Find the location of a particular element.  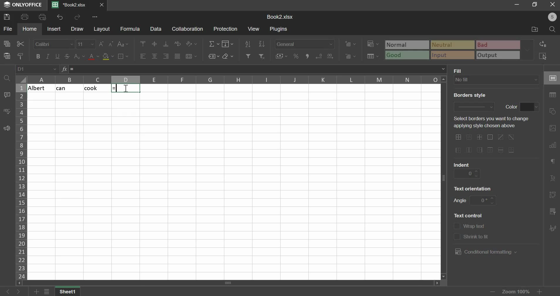

paragraph is located at coordinates (552, 162).